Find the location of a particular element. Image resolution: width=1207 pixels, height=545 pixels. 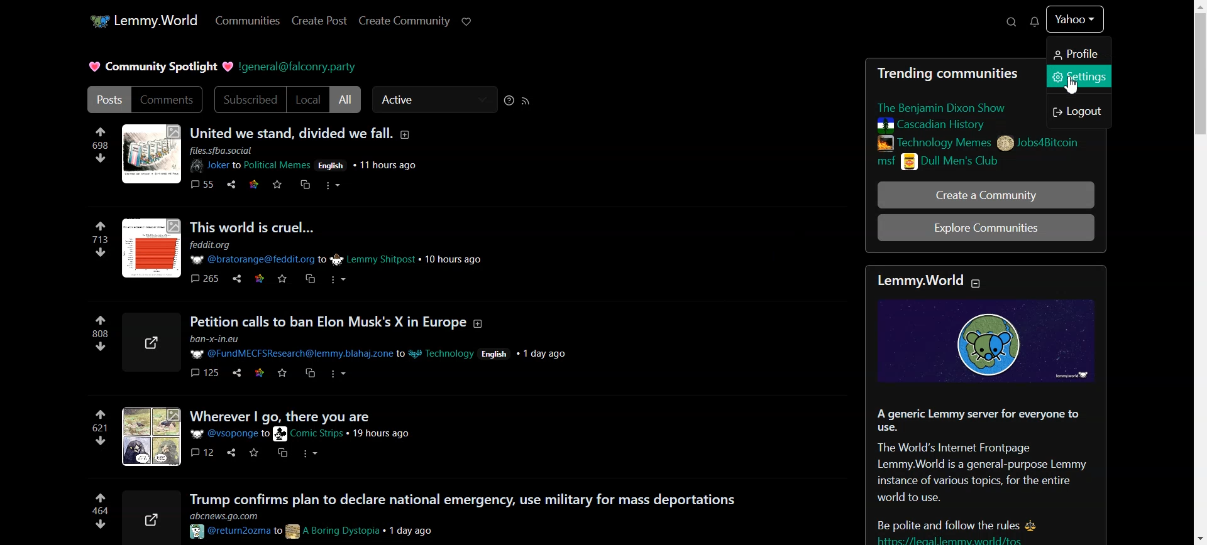

Hyperlink is located at coordinates (300, 68).